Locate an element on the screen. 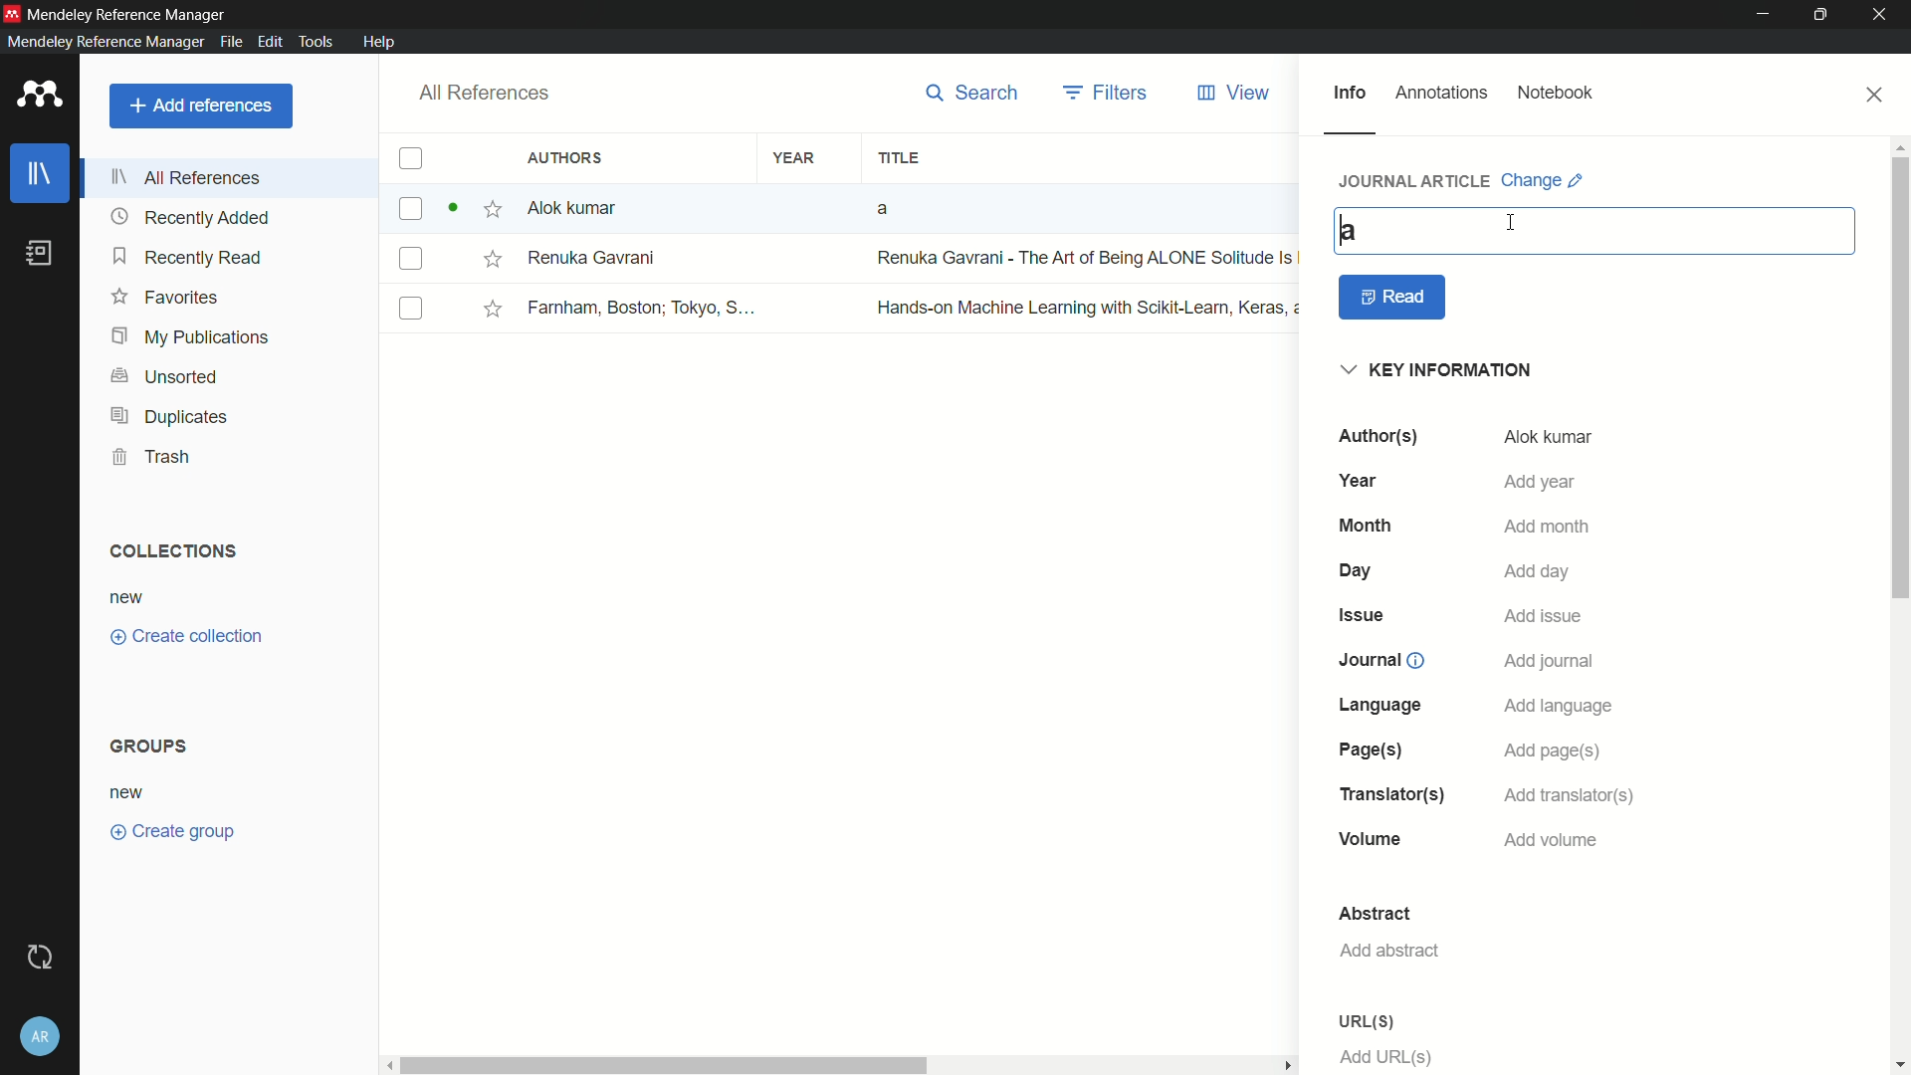 Image resolution: width=1911 pixels, height=1075 pixels. library is located at coordinates (41, 175).